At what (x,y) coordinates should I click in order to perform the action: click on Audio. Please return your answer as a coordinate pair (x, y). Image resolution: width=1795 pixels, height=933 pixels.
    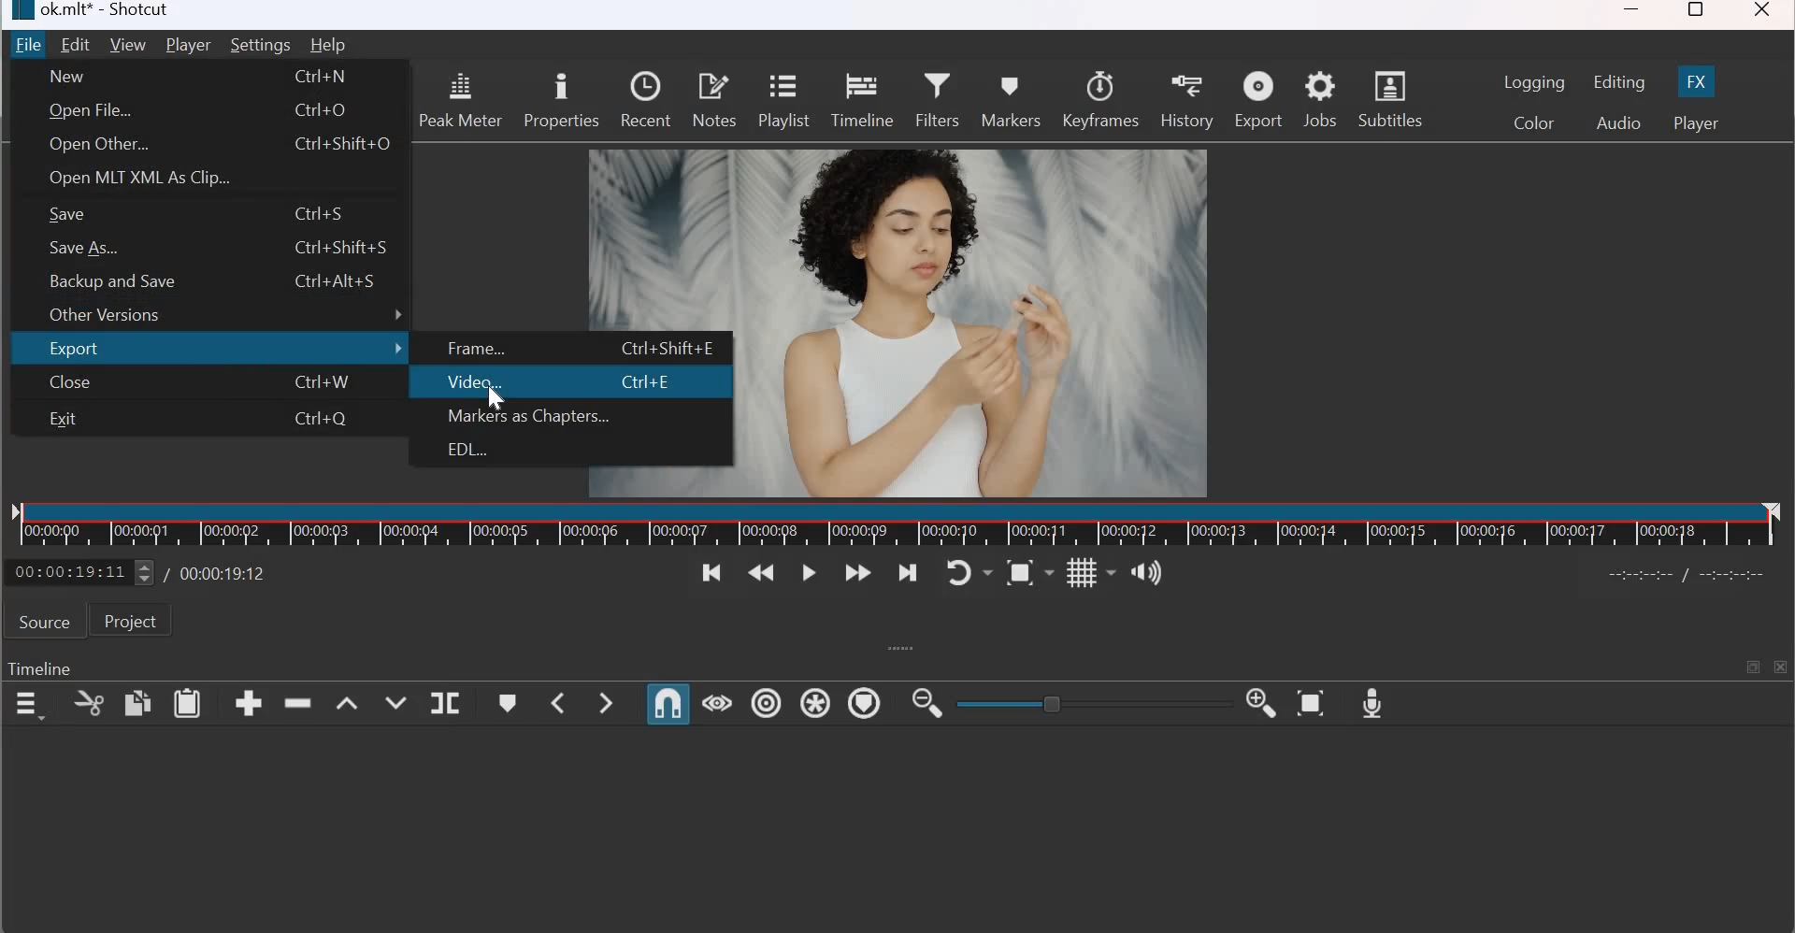
    Looking at the image, I should click on (1616, 122).